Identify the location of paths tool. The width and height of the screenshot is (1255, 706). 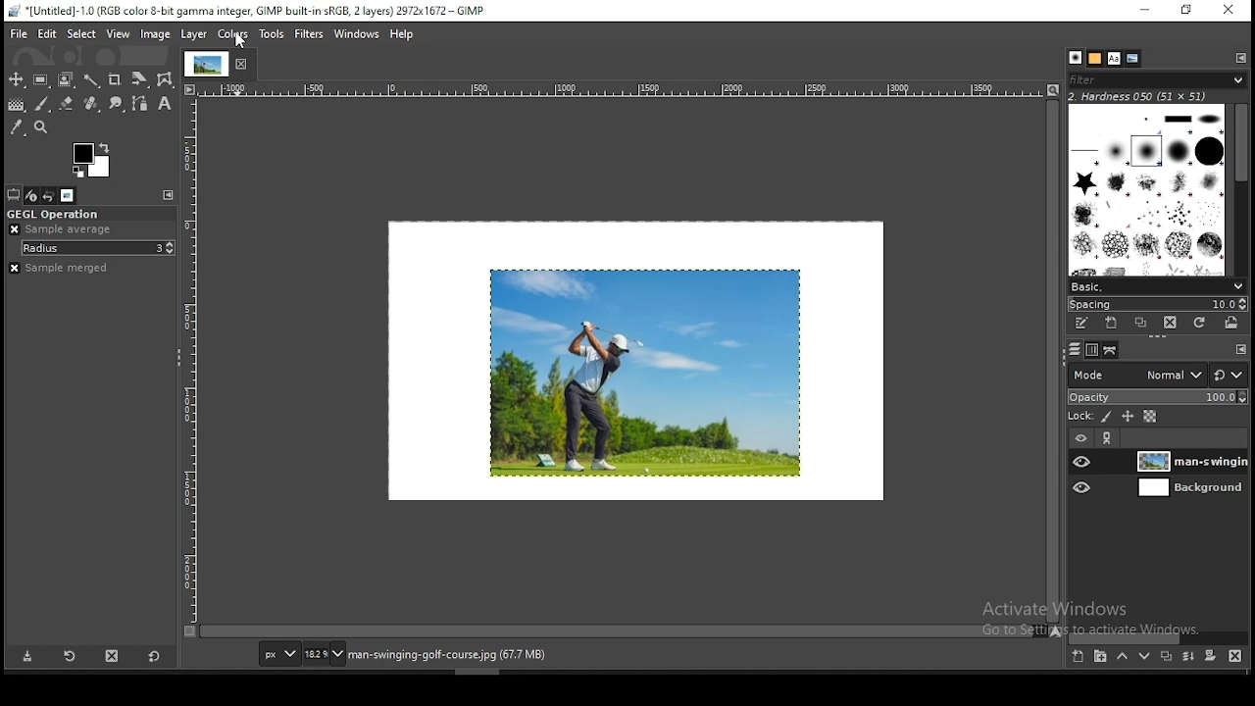
(143, 107).